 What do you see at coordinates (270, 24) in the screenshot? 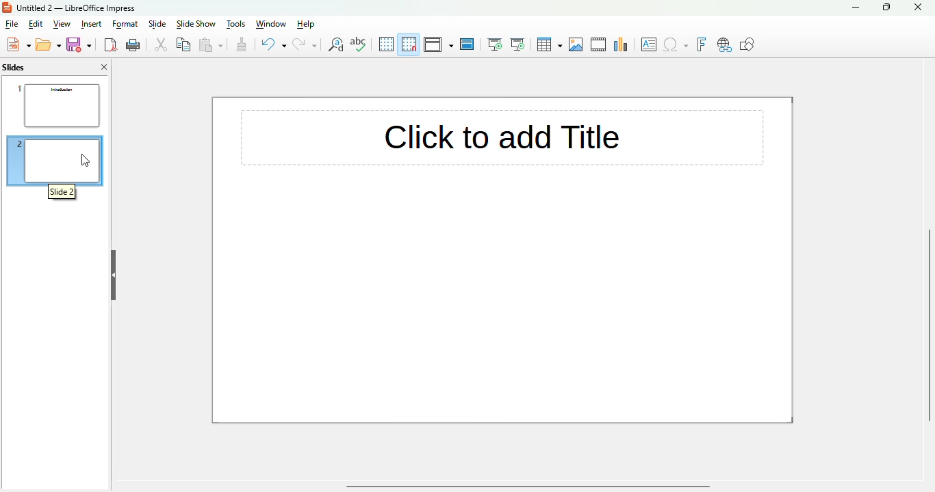
I see `window` at bounding box center [270, 24].